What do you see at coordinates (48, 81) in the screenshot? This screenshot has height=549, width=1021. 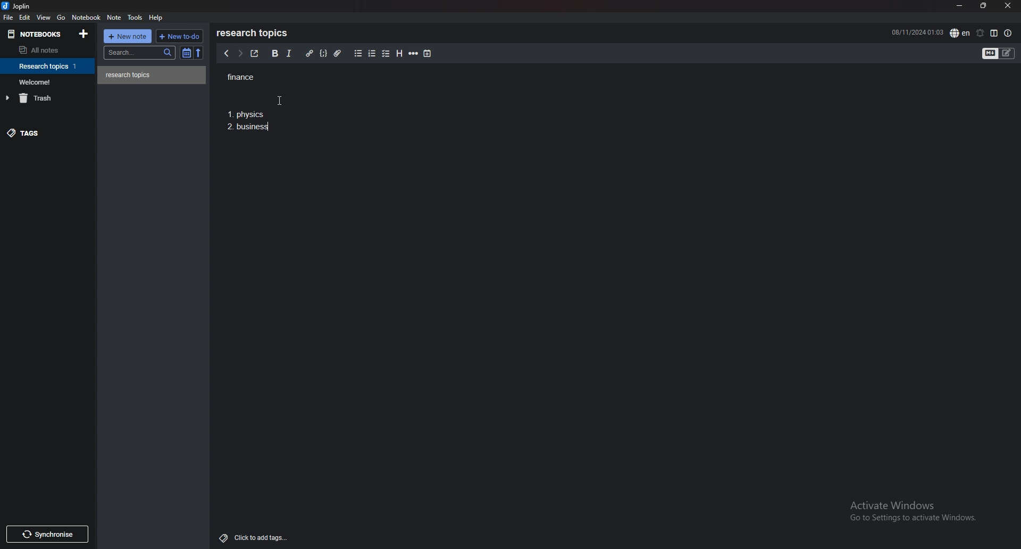 I see `notebook` at bounding box center [48, 81].